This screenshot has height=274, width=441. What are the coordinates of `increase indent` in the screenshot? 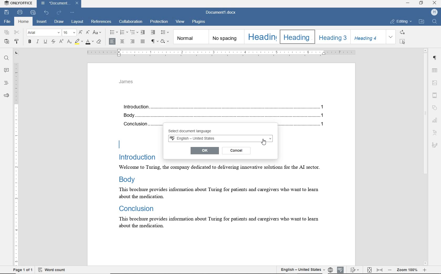 It's located at (153, 32).